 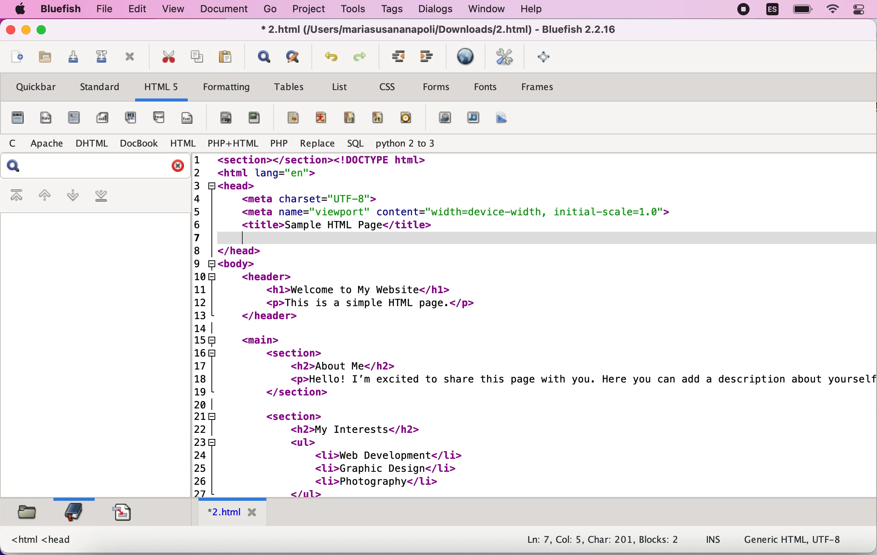 I want to click on python 2 to 3, so click(x=420, y=144).